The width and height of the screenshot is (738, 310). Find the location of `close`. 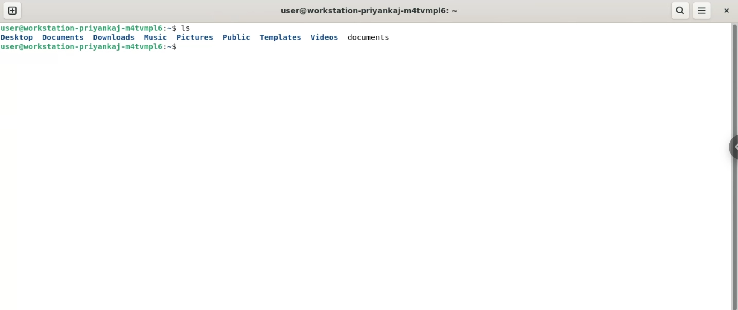

close is located at coordinates (728, 11).